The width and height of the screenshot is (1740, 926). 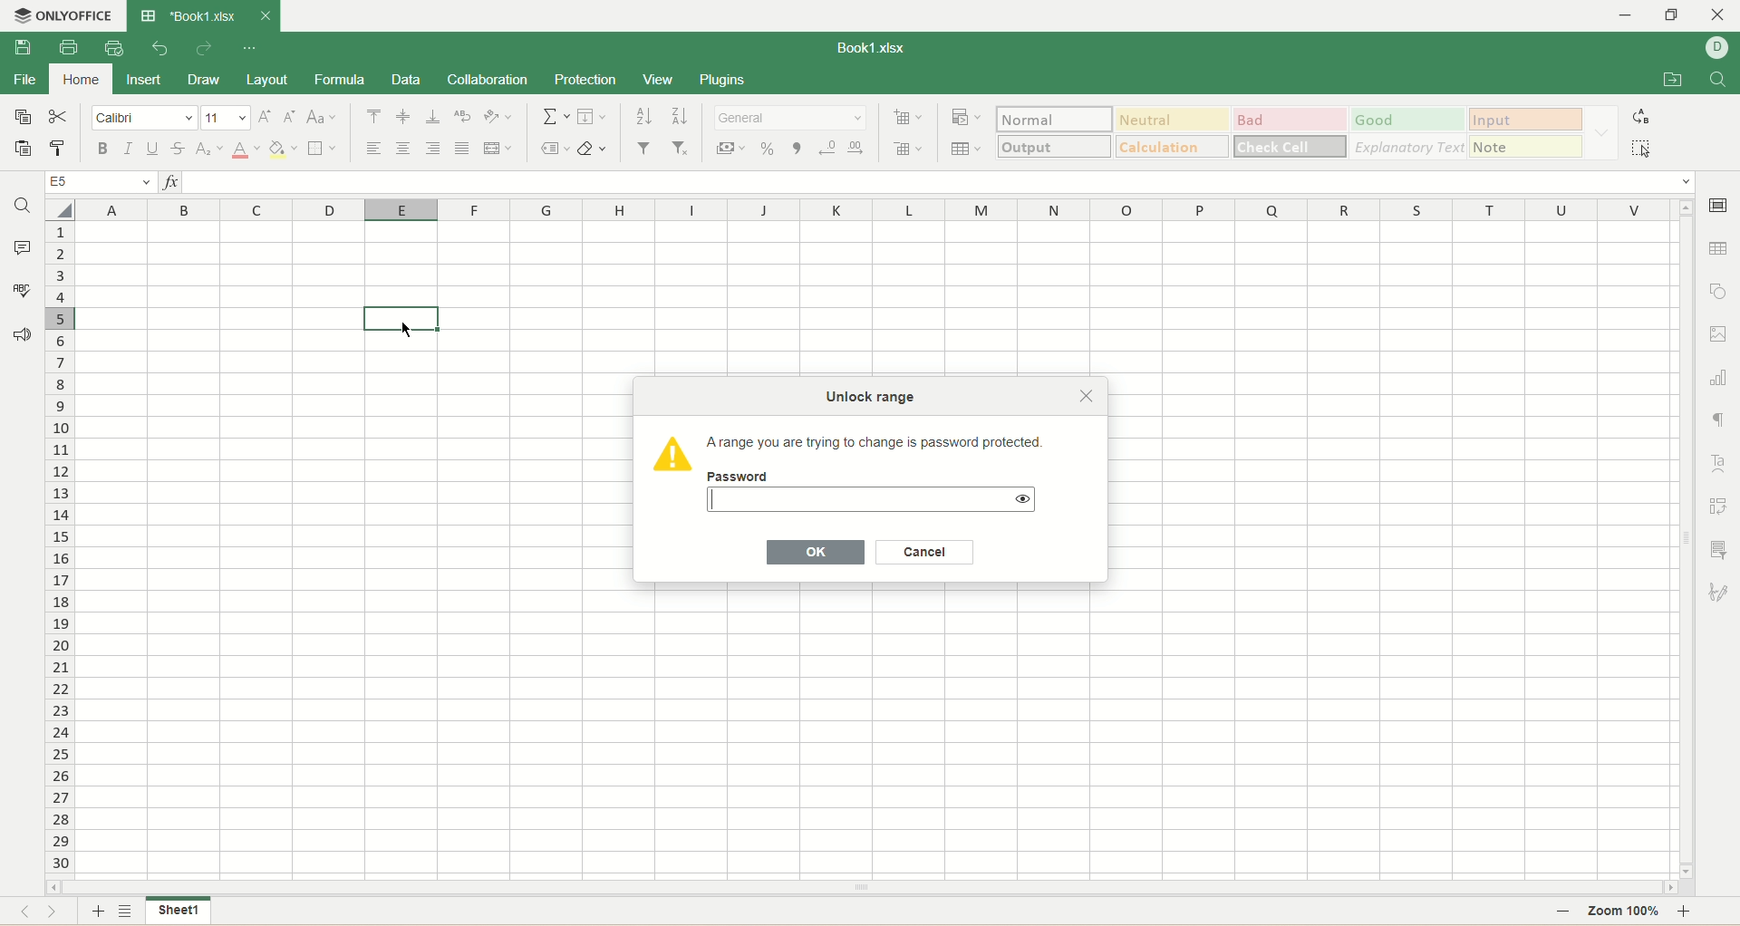 I want to click on calculations, so click(x=1174, y=146).